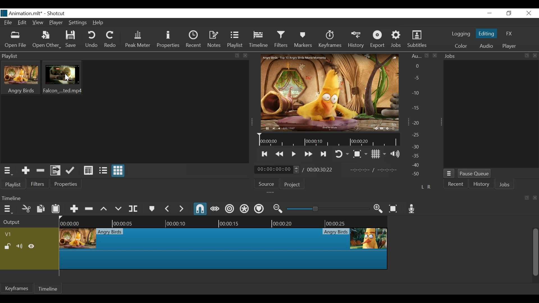  What do you see at coordinates (491, 56) in the screenshot?
I see `Jobs Panel` at bounding box center [491, 56].